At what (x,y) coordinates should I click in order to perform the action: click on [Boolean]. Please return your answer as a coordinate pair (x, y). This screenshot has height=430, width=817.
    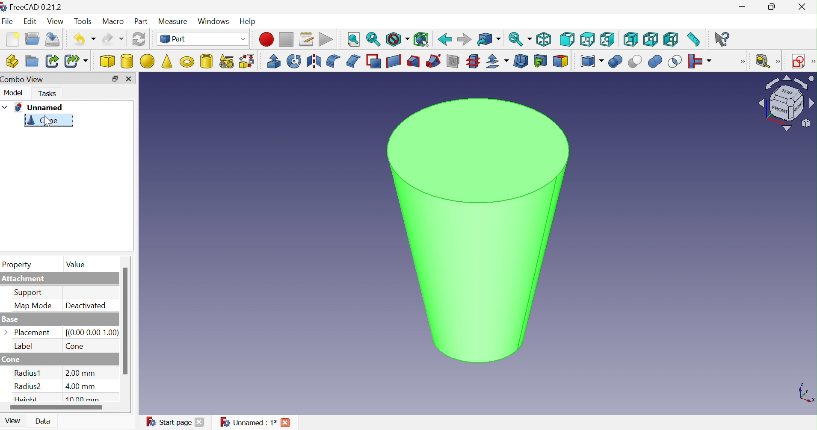
    Looking at the image, I should click on (745, 64).